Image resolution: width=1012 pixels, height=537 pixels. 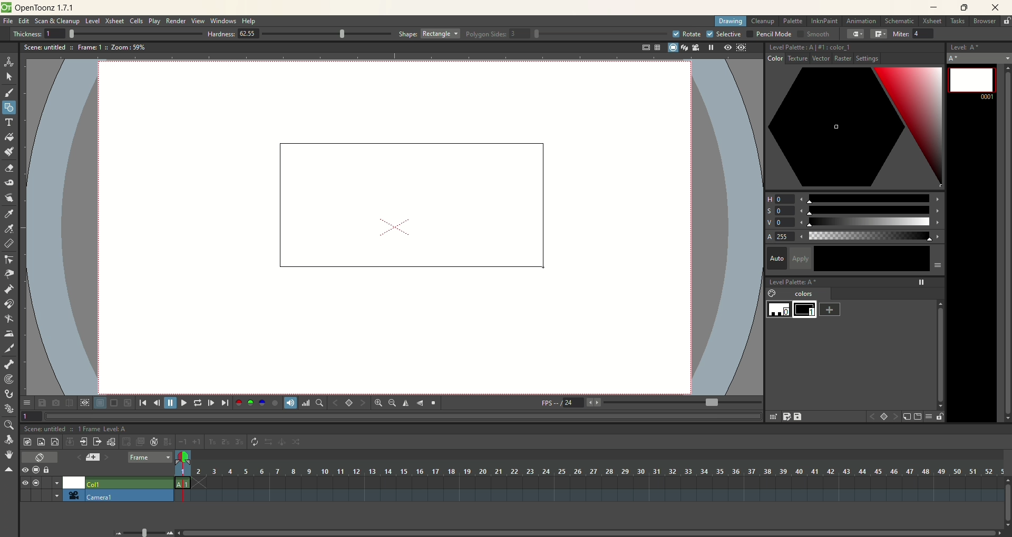 I want to click on hardness, so click(x=299, y=35).